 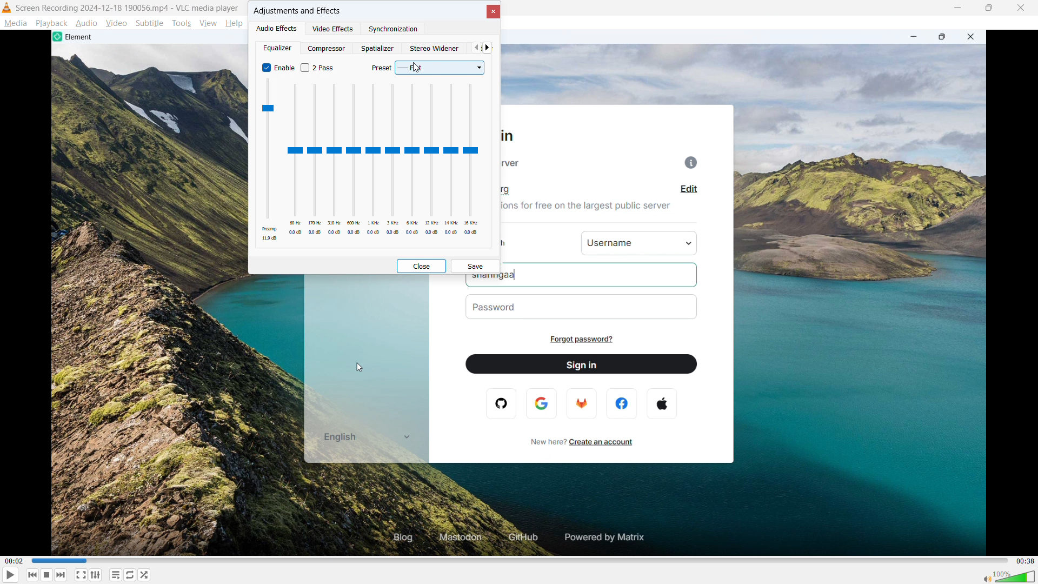 I want to click on next tab , so click(x=487, y=48).